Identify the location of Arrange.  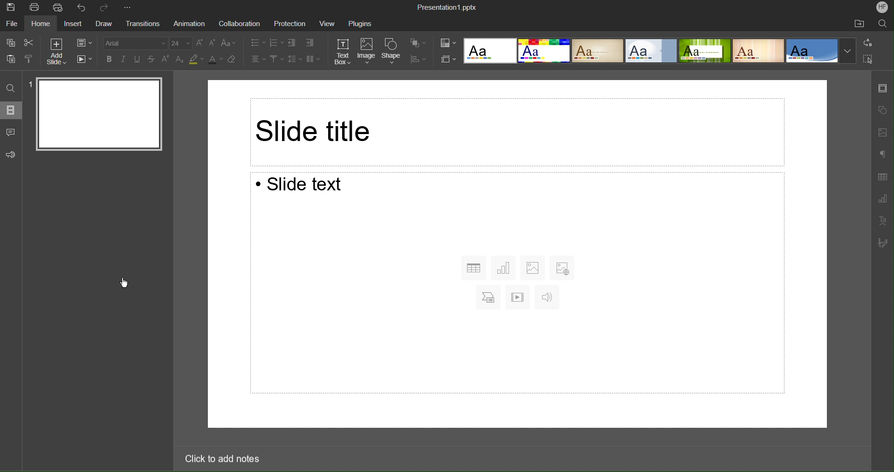
(418, 42).